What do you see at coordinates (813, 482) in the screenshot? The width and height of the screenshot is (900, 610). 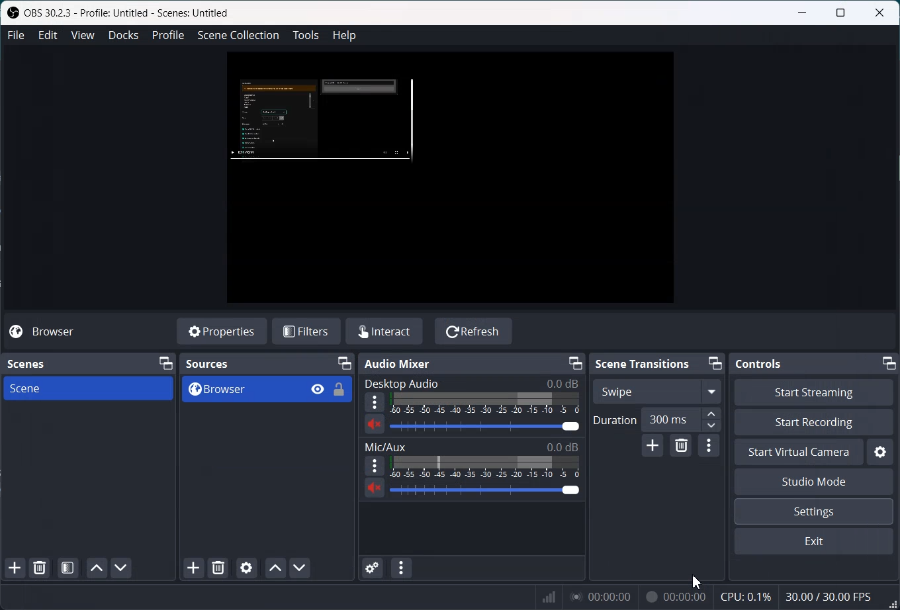 I see `Studio Mode` at bounding box center [813, 482].